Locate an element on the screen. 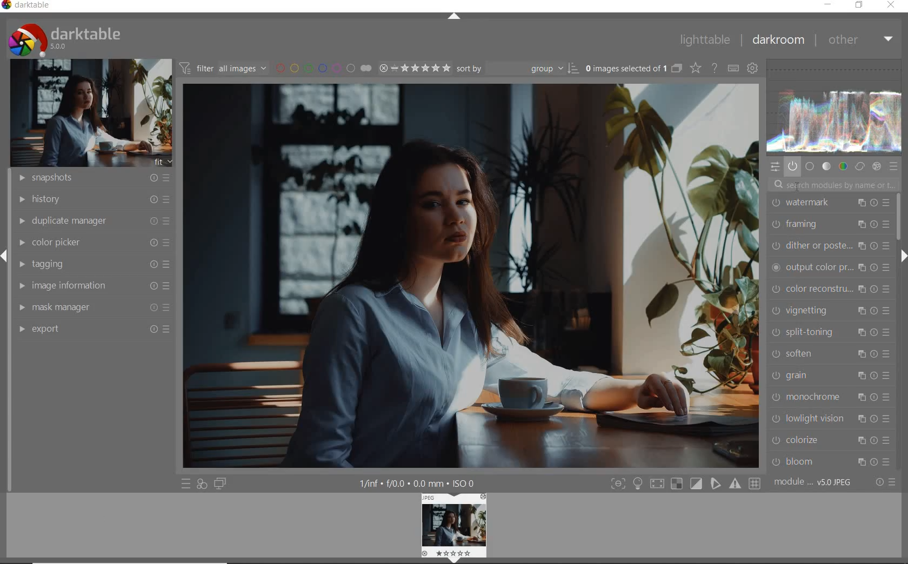 This screenshot has height=564, width=908. darkroom is located at coordinates (777, 41).